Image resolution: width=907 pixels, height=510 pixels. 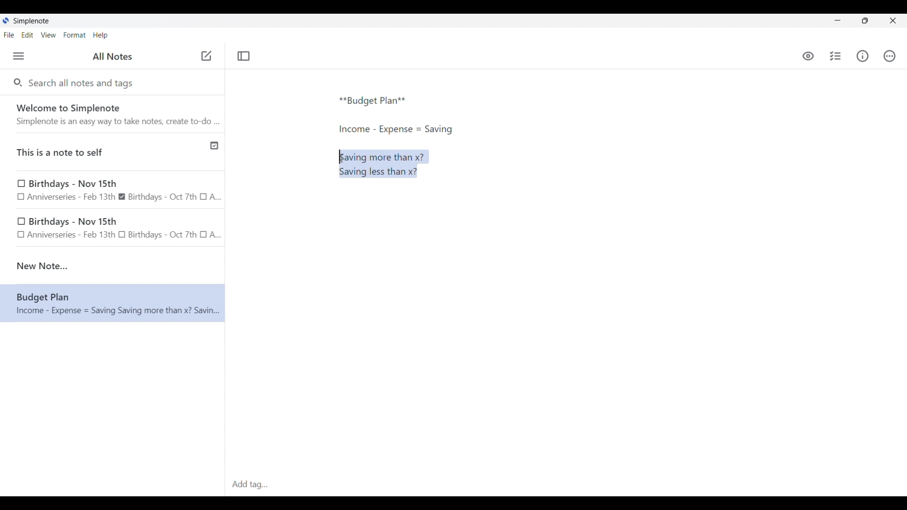 What do you see at coordinates (32, 21) in the screenshot?
I see `Software name` at bounding box center [32, 21].